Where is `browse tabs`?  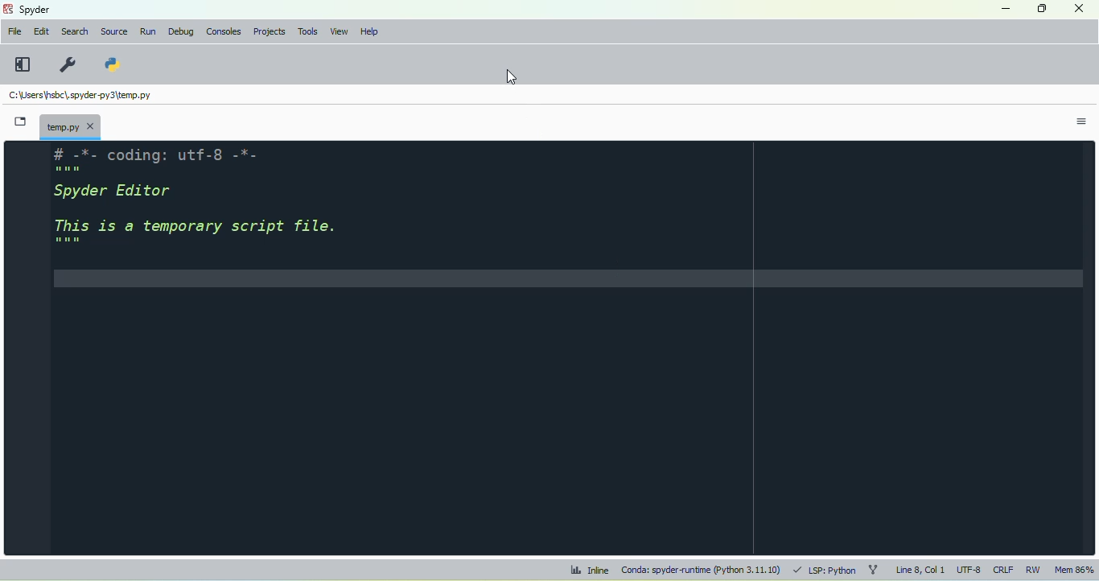 browse tabs is located at coordinates (19, 122).